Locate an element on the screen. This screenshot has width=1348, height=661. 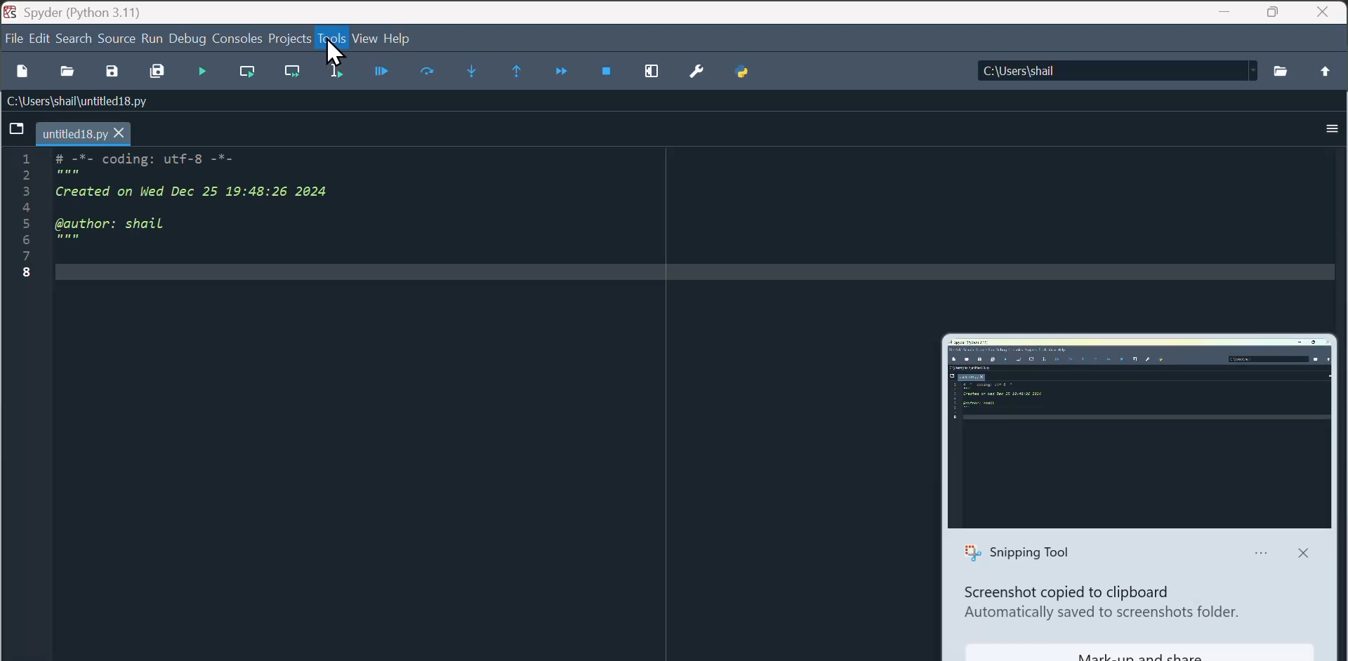
Run is located at coordinates (151, 37).